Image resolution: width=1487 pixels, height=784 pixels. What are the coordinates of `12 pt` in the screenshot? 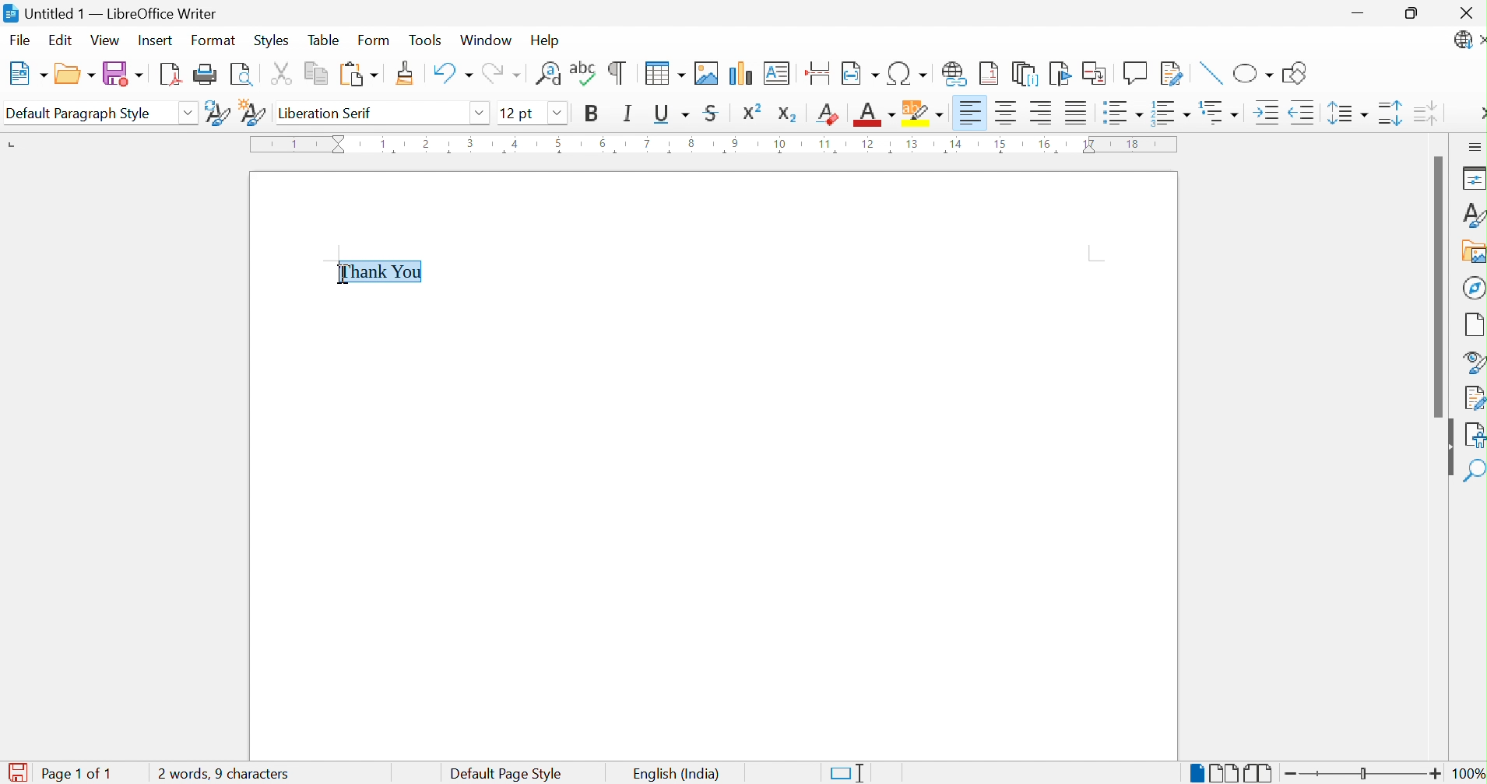 It's located at (519, 111).